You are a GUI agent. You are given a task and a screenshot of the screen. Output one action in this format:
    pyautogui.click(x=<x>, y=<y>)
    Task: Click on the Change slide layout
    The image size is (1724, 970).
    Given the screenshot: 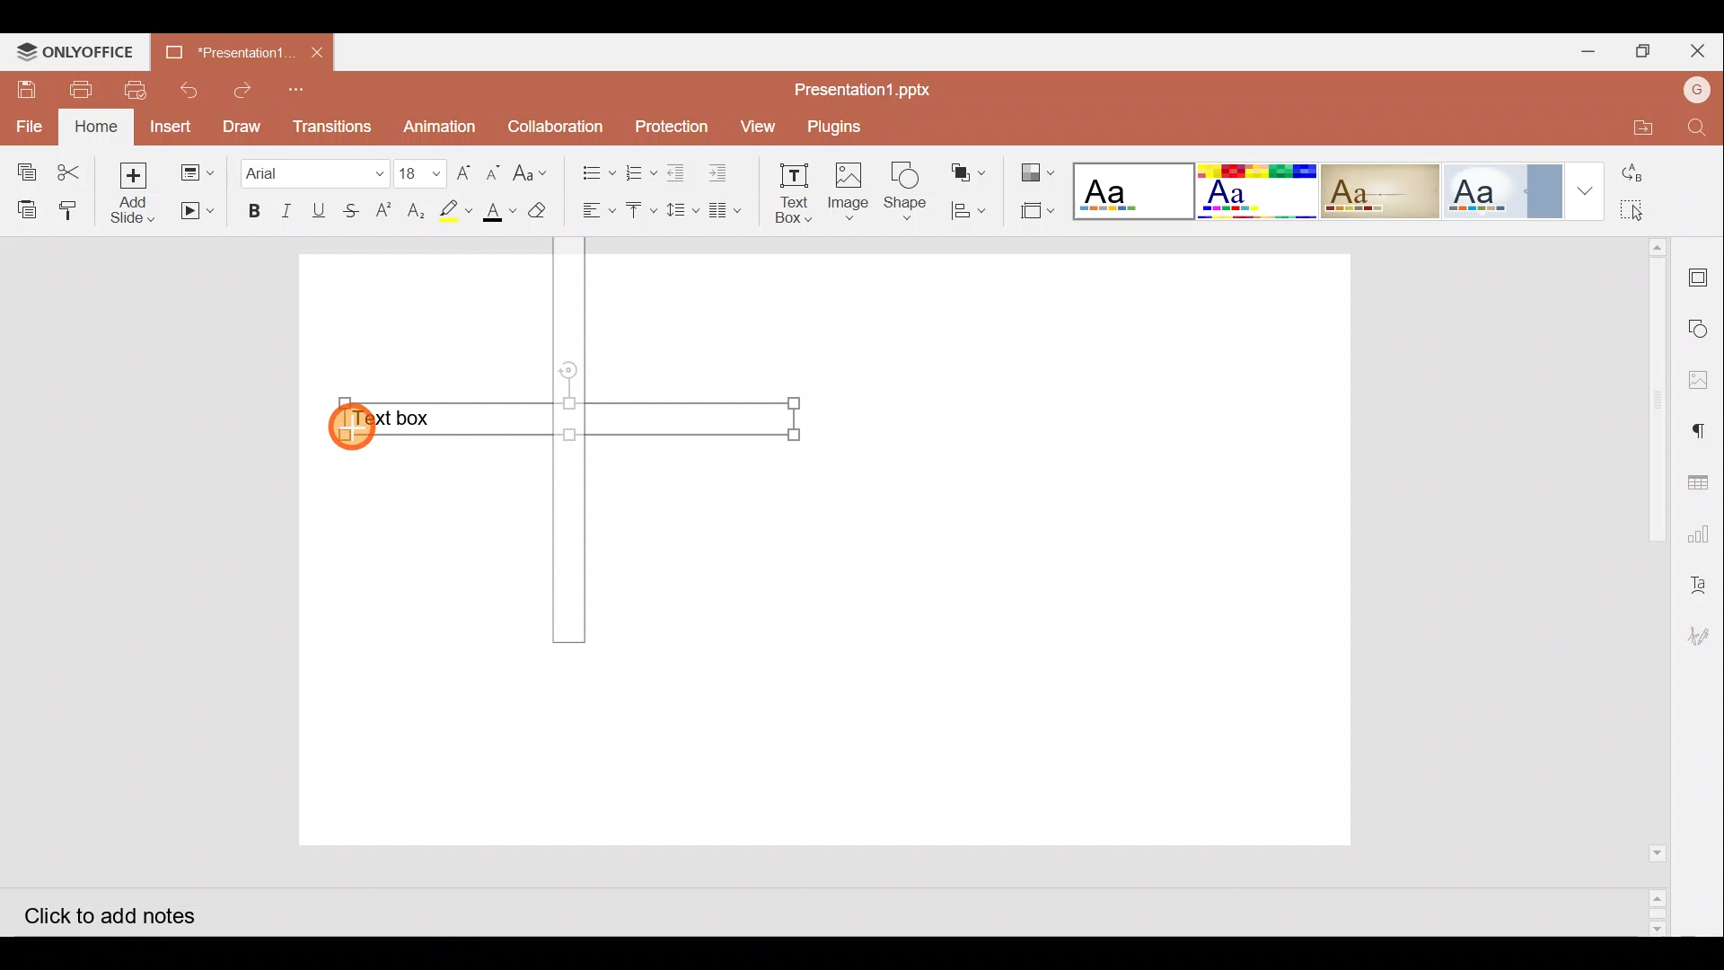 What is the action you would take?
    pyautogui.click(x=198, y=170)
    